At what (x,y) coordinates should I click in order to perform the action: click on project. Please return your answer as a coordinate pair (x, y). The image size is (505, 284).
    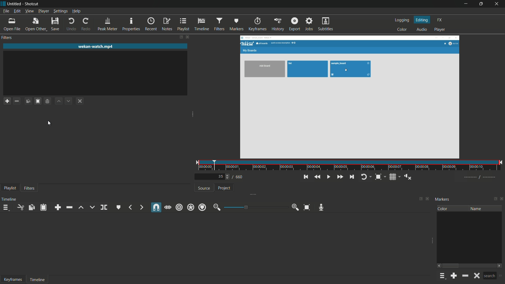
    Looking at the image, I should click on (224, 189).